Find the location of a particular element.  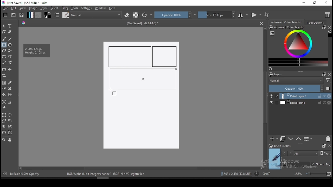

close docker is located at coordinates (330, 74).